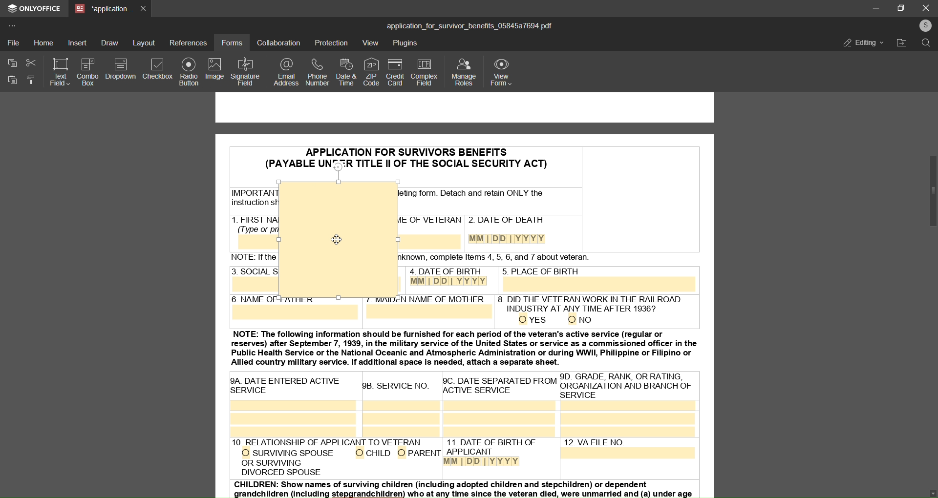 The image size is (938, 498). What do you see at coordinates (14, 25) in the screenshot?
I see `more` at bounding box center [14, 25].